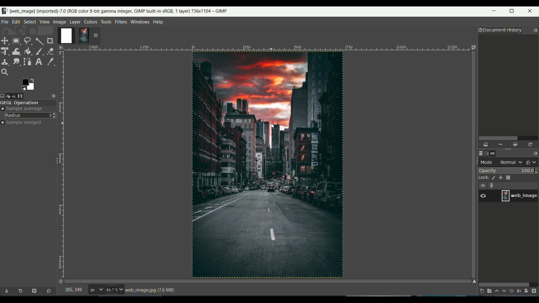 The height and width of the screenshot is (303, 539). Describe the element at coordinates (76, 21) in the screenshot. I see `layers tab` at that location.